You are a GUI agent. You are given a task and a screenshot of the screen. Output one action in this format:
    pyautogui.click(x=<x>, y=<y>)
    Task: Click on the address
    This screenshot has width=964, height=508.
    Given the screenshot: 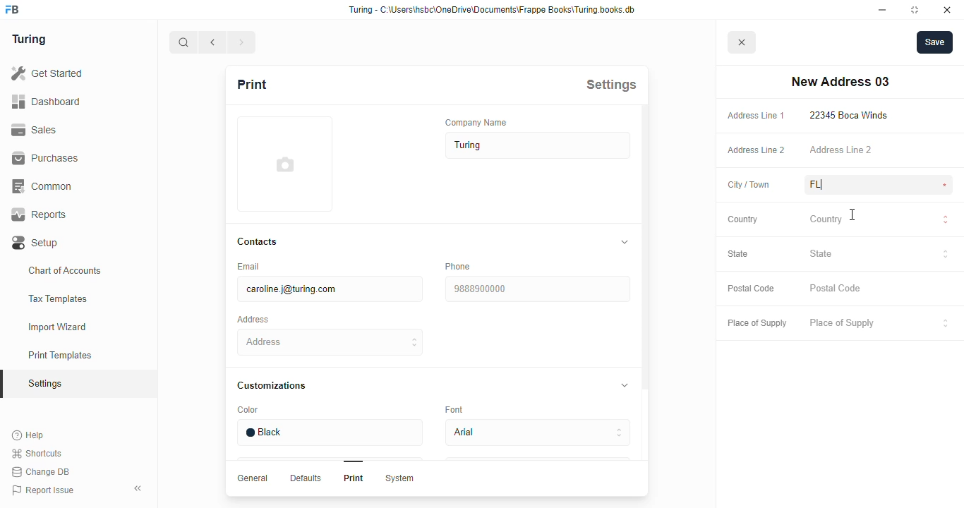 What is the action you would take?
    pyautogui.click(x=253, y=320)
    